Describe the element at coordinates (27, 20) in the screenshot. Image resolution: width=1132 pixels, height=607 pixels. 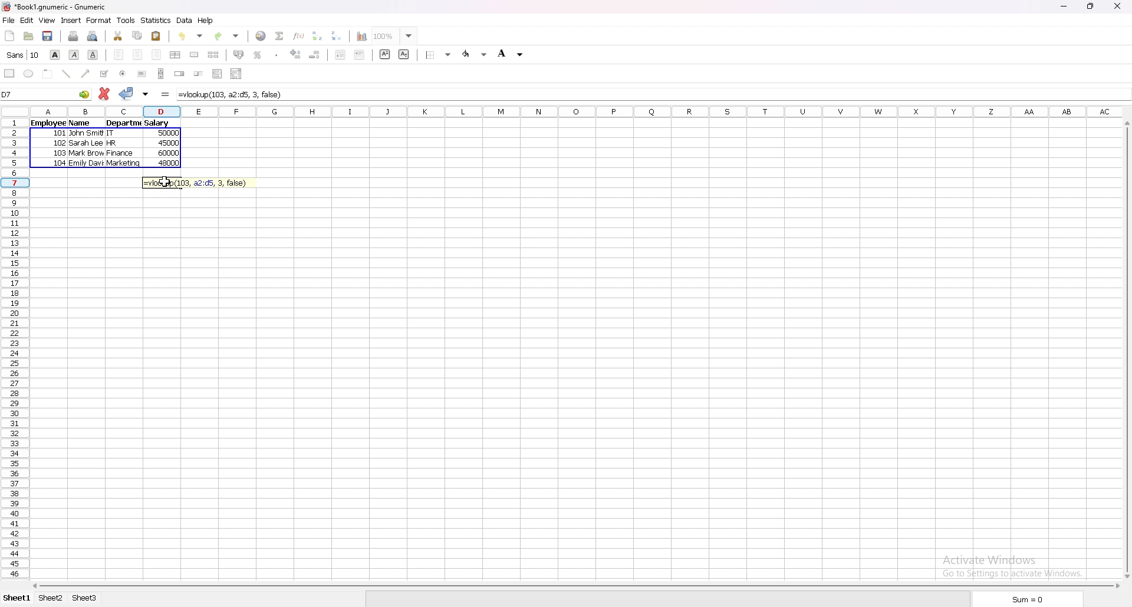
I see `edit` at that location.